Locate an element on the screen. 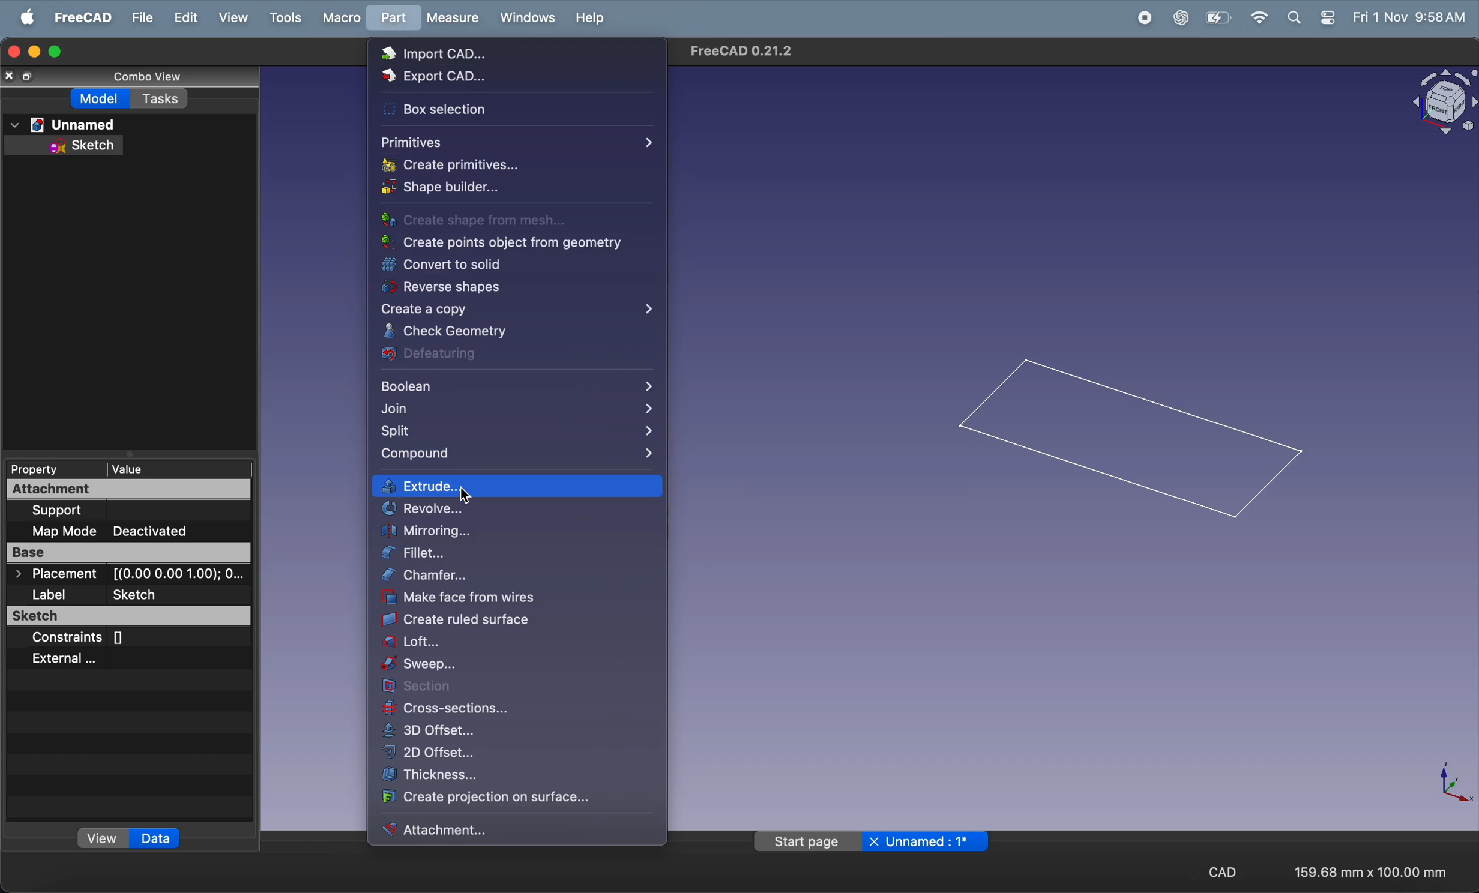  unnamed is located at coordinates (67, 125).